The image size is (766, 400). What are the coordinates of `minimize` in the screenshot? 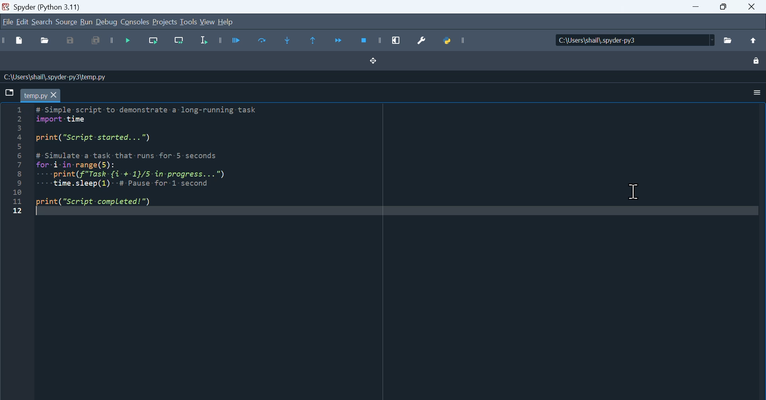 It's located at (695, 8).